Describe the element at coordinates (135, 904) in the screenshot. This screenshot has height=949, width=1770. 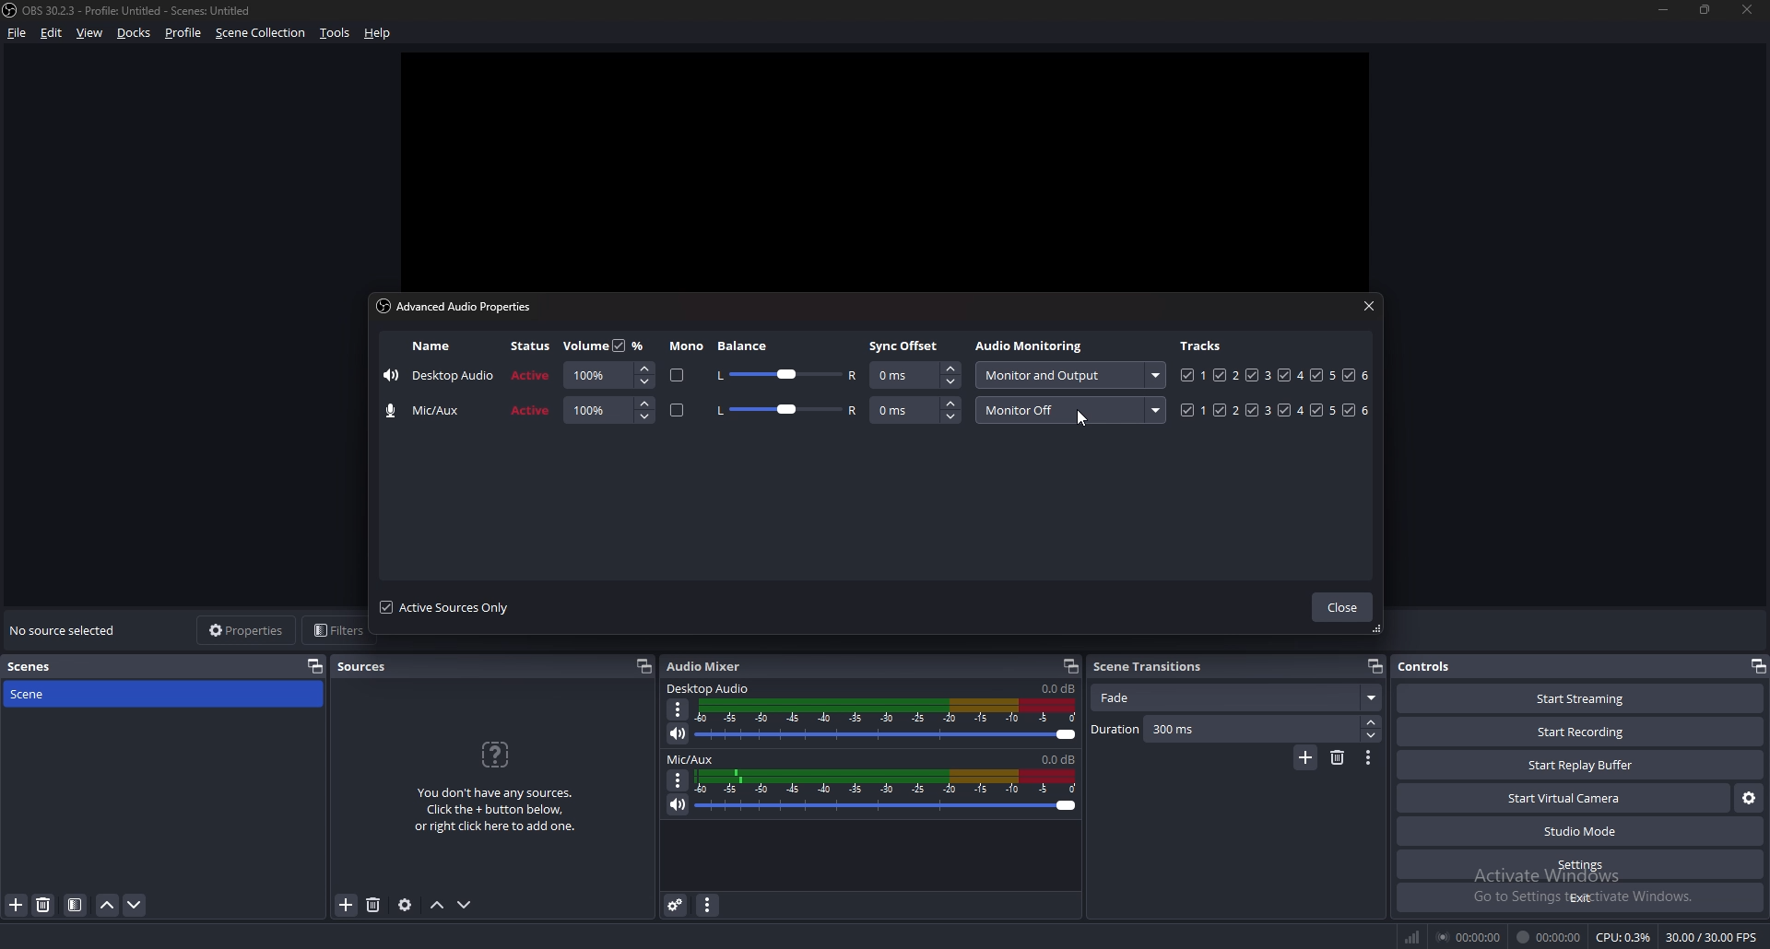
I see `move scene down` at that location.